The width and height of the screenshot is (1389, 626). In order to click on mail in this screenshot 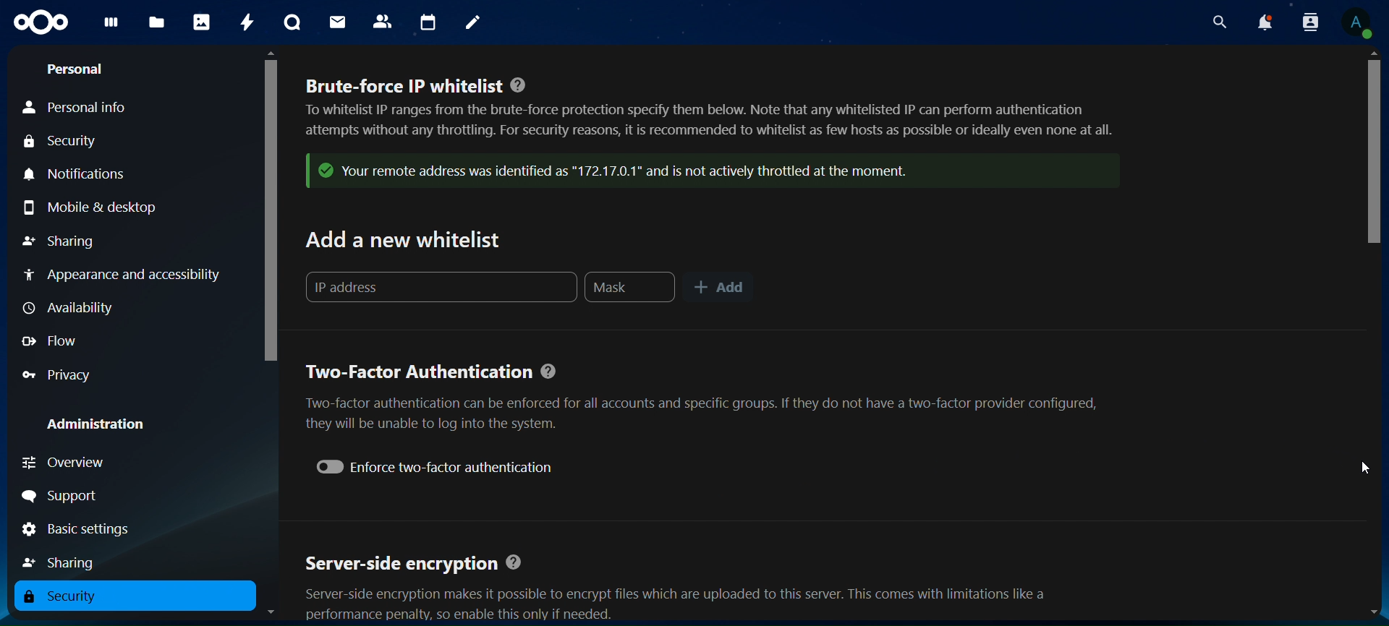, I will do `click(337, 20)`.